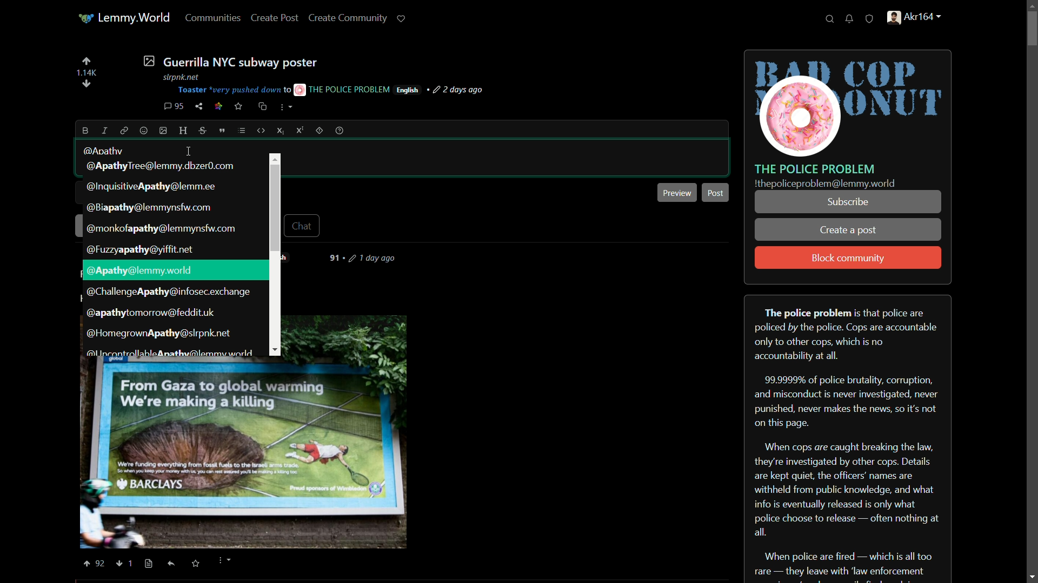 The height and width of the screenshot is (583, 1038). I want to click on link, so click(122, 130).